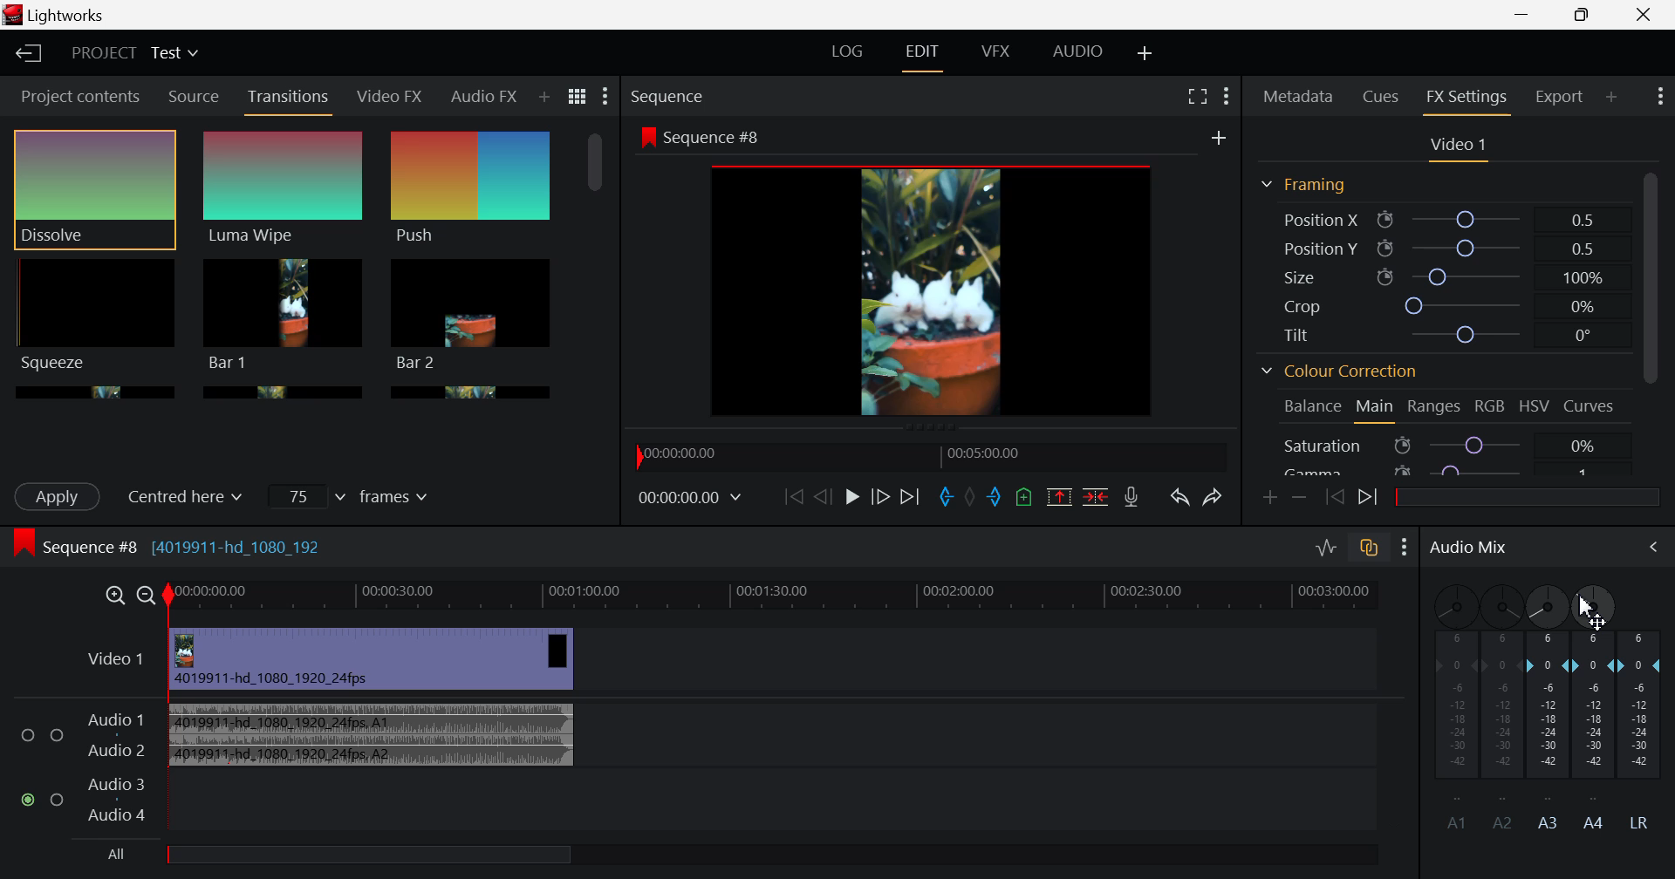 The width and height of the screenshot is (1675, 879). What do you see at coordinates (1440, 273) in the screenshot?
I see `Size` at bounding box center [1440, 273].